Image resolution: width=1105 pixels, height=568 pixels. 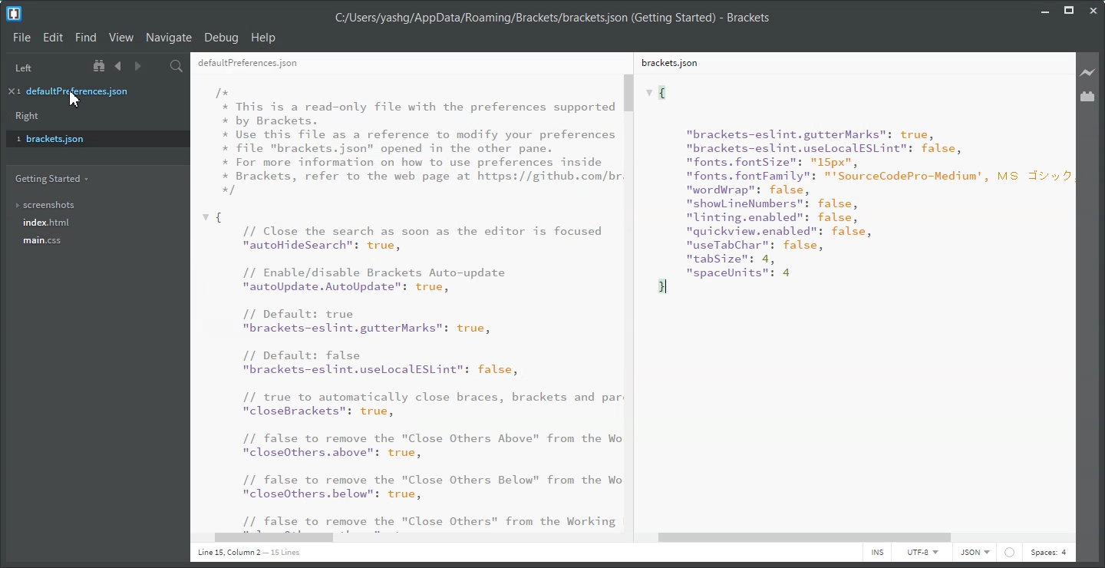 What do you see at coordinates (169, 37) in the screenshot?
I see `Navigate` at bounding box center [169, 37].